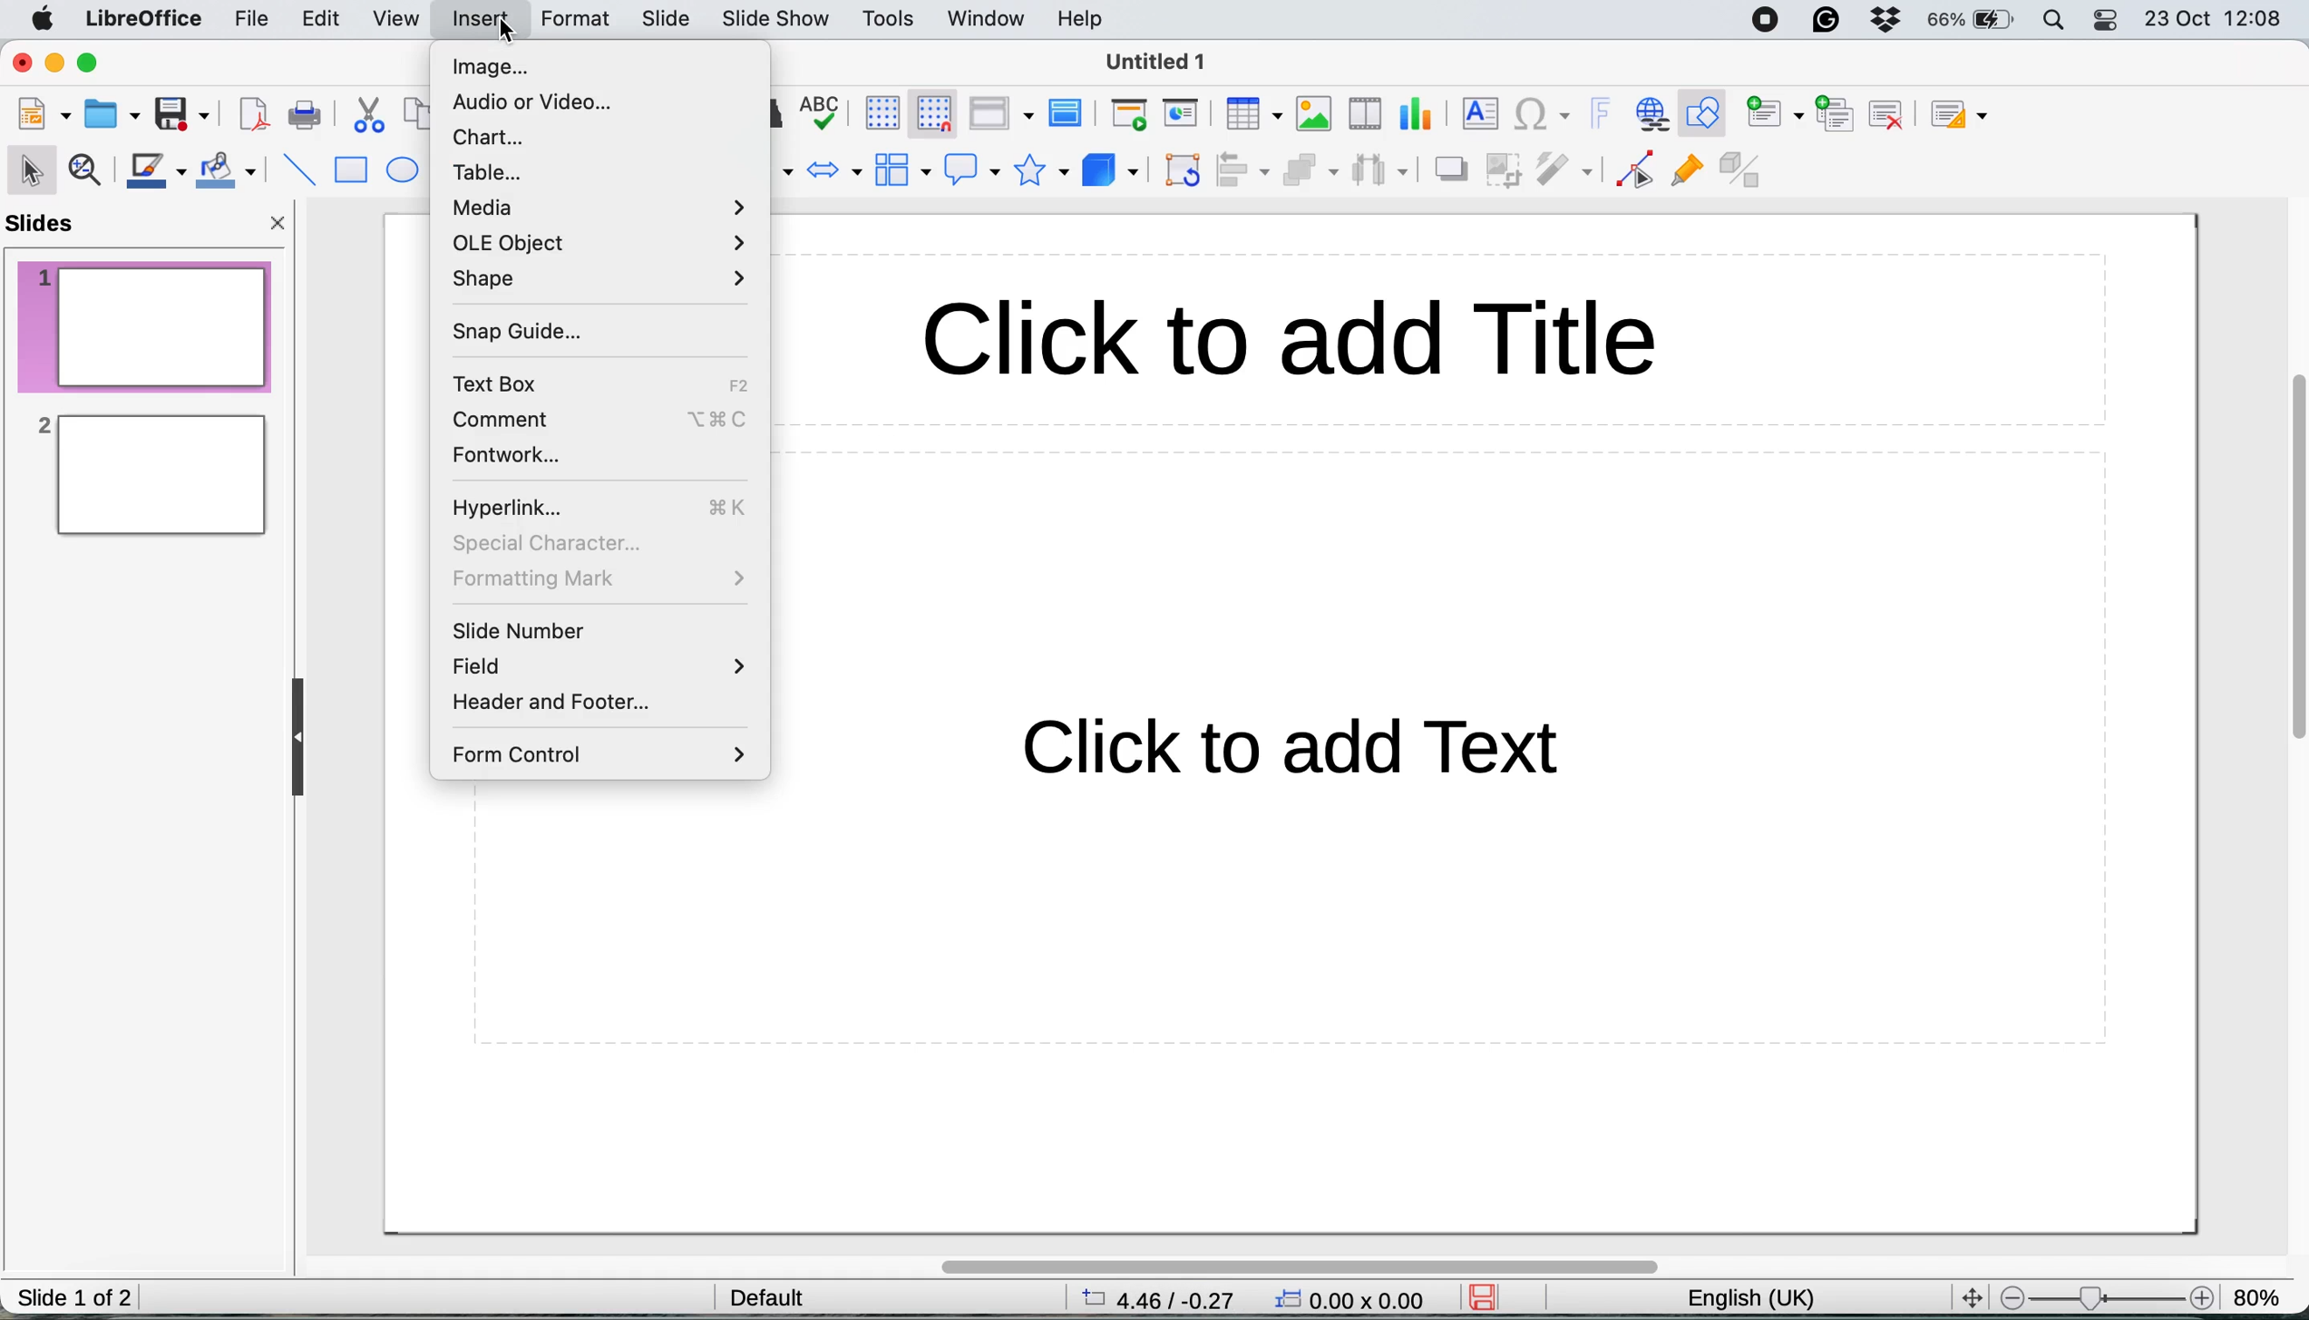 Image resolution: width=2309 pixels, height=1320 pixels. I want to click on display grid, so click(876, 112).